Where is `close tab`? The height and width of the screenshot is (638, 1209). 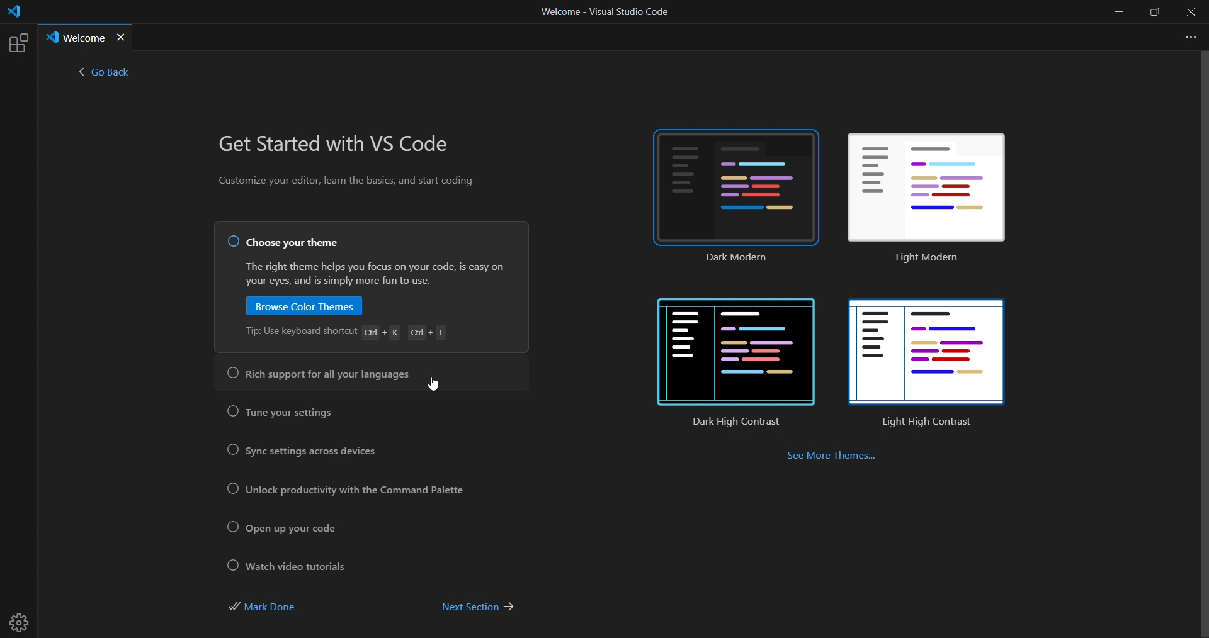 close tab is located at coordinates (122, 38).